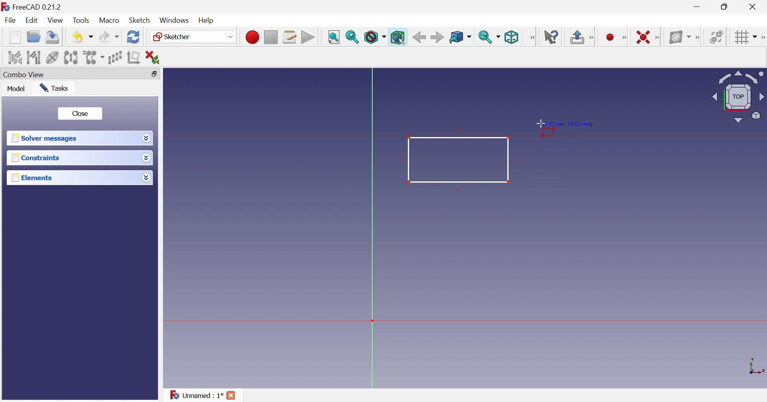 The height and width of the screenshot is (402, 767). Describe the element at coordinates (15, 37) in the screenshot. I see `New` at that location.